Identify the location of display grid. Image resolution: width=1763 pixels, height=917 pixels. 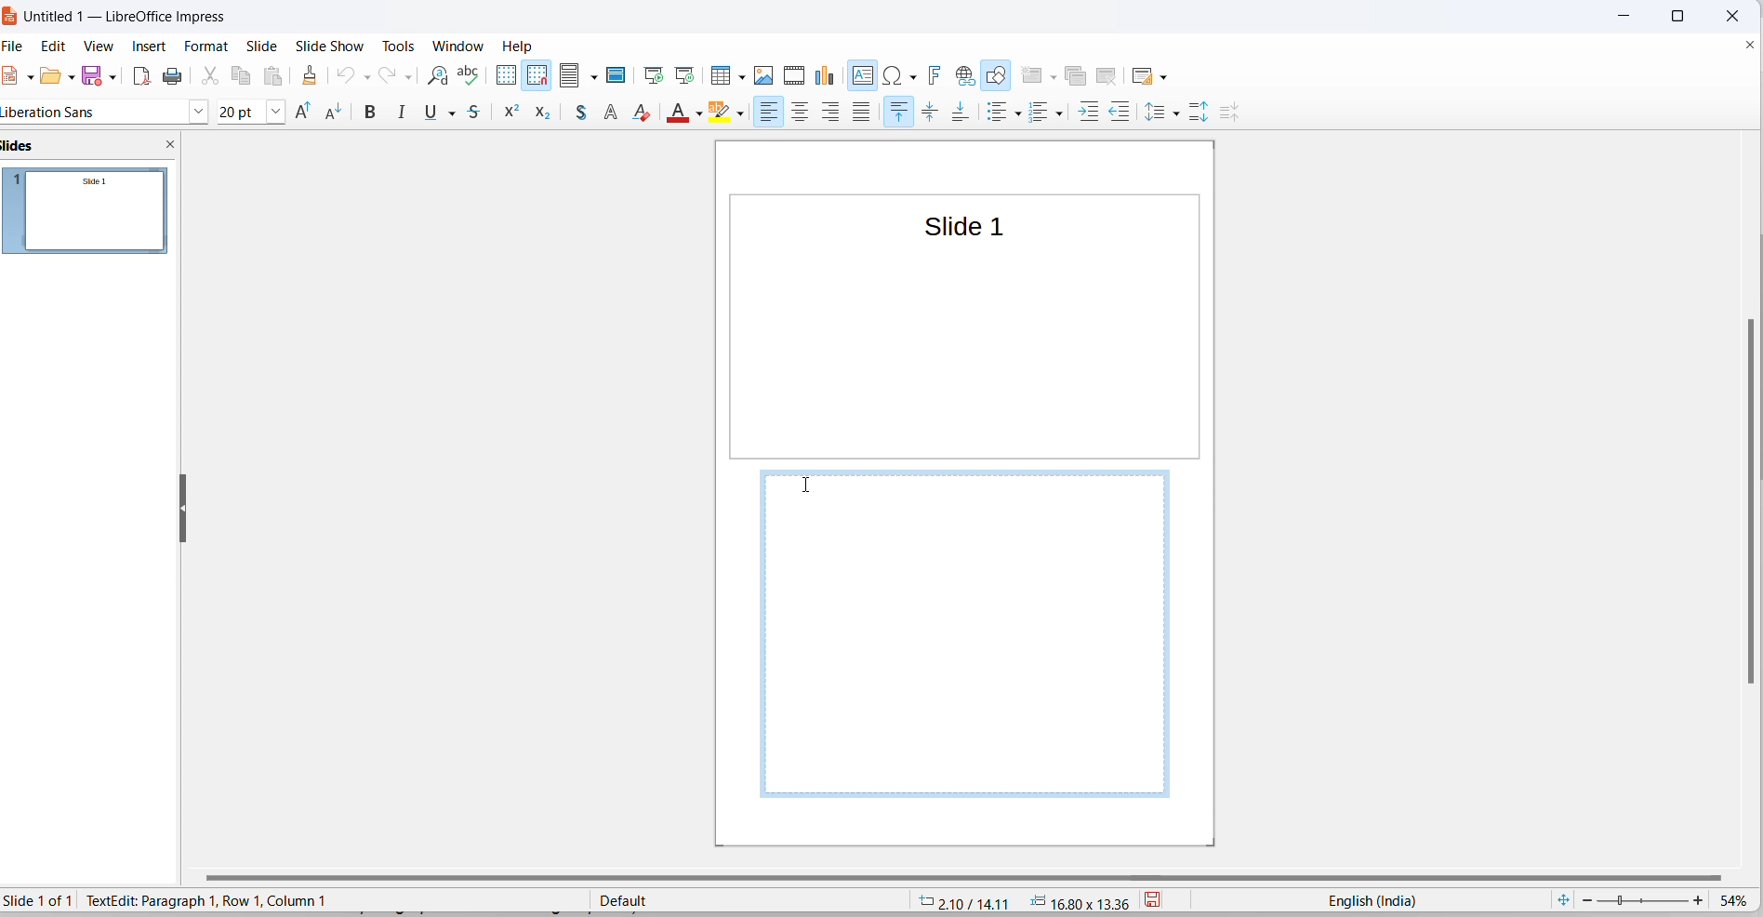
(507, 74).